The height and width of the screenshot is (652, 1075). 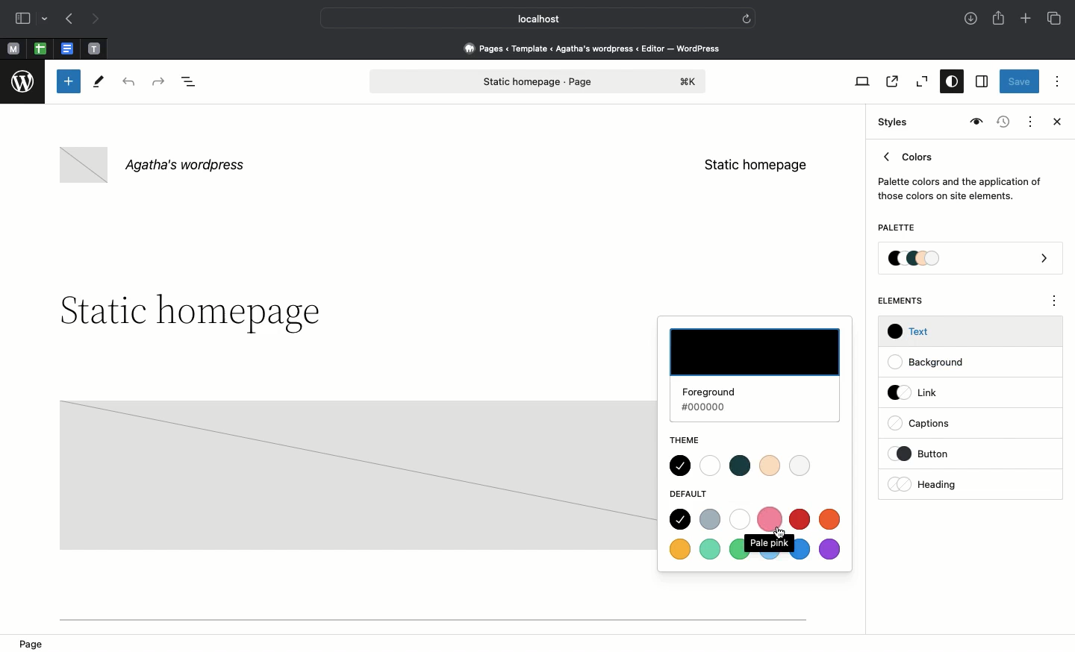 I want to click on Tools, so click(x=99, y=85).